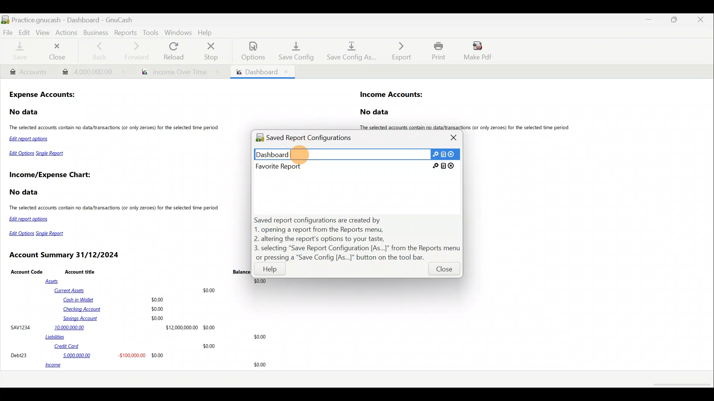 Image resolution: width=714 pixels, height=401 pixels. What do you see at coordinates (44, 33) in the screenshot?
I see `View` at bounding box center [44, 33].